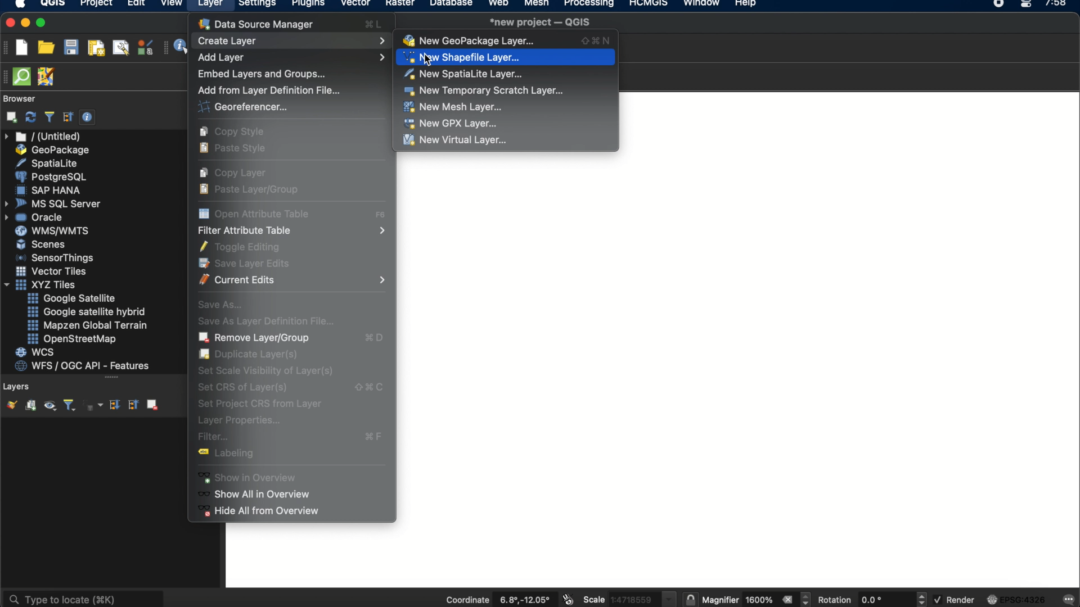 This screenshot has width=1080, height=607. I want to click on new mesh layer, so click(454, 108).